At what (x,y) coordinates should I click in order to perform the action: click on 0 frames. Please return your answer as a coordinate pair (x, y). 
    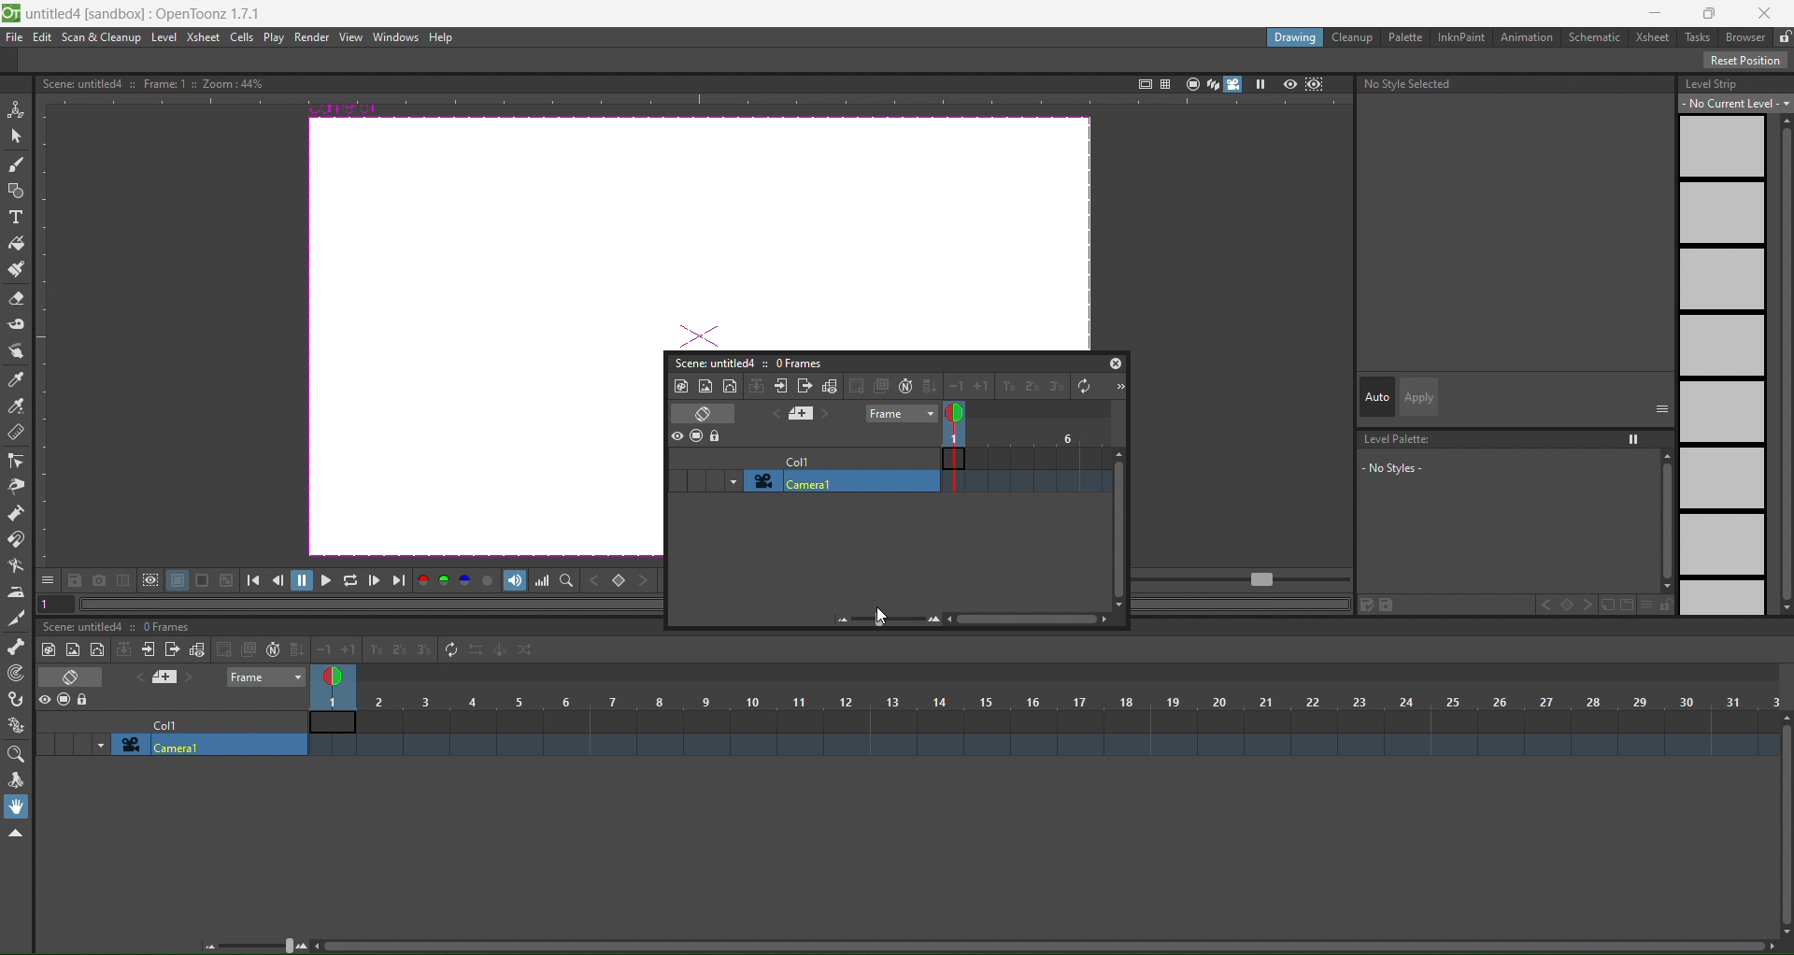
    Looking at the image, I should click on (172, 628).